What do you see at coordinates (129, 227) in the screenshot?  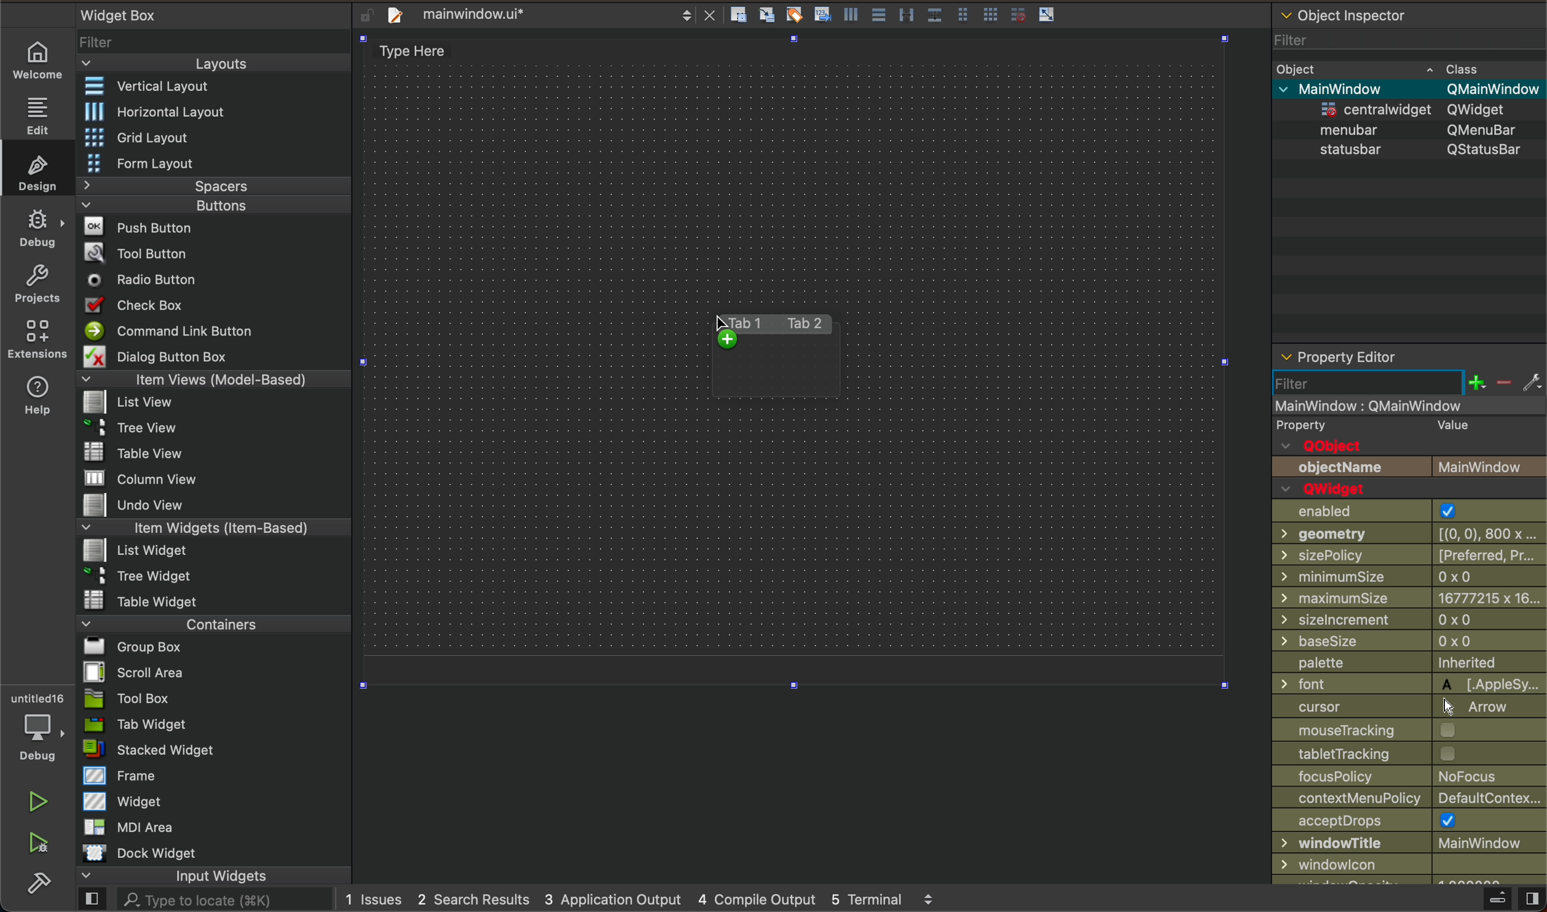 I see `Push Button` at bounding box center [129, 227].